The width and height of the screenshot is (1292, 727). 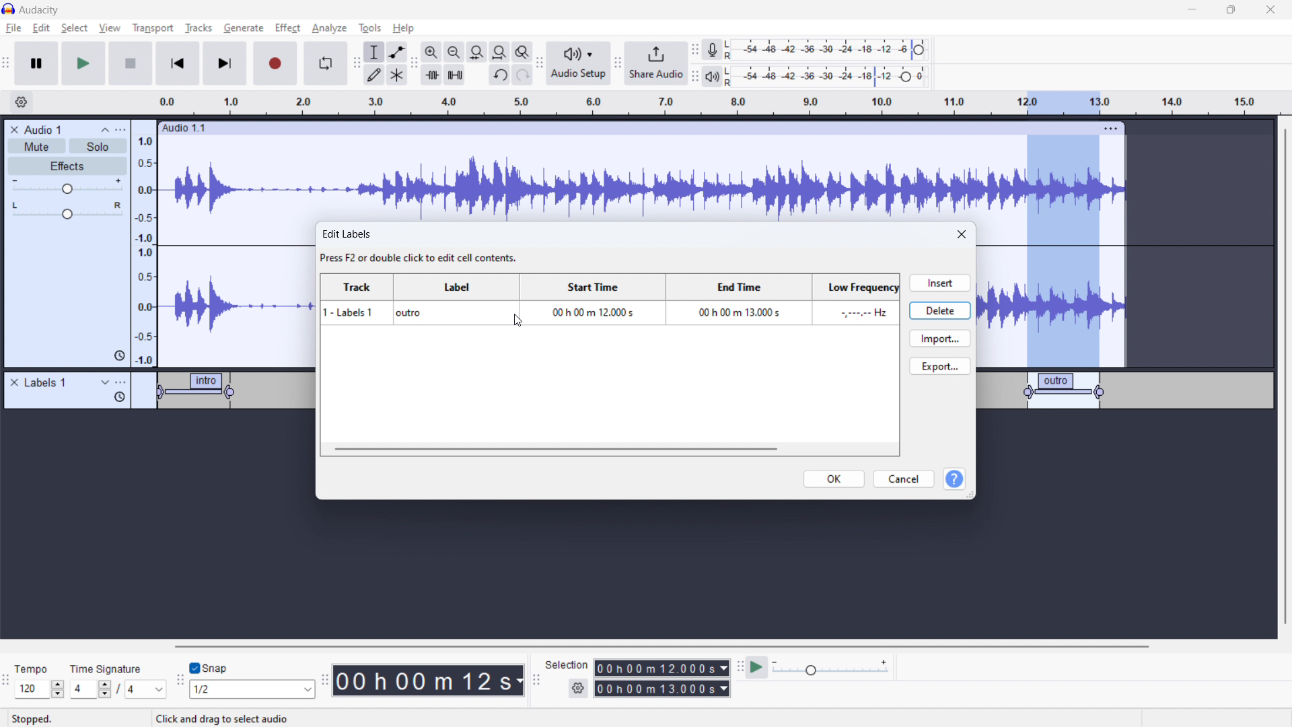 What do you see at coordinates (107, 668) in the screenshot?
I see `time signature` at bounding box center [107, 668].